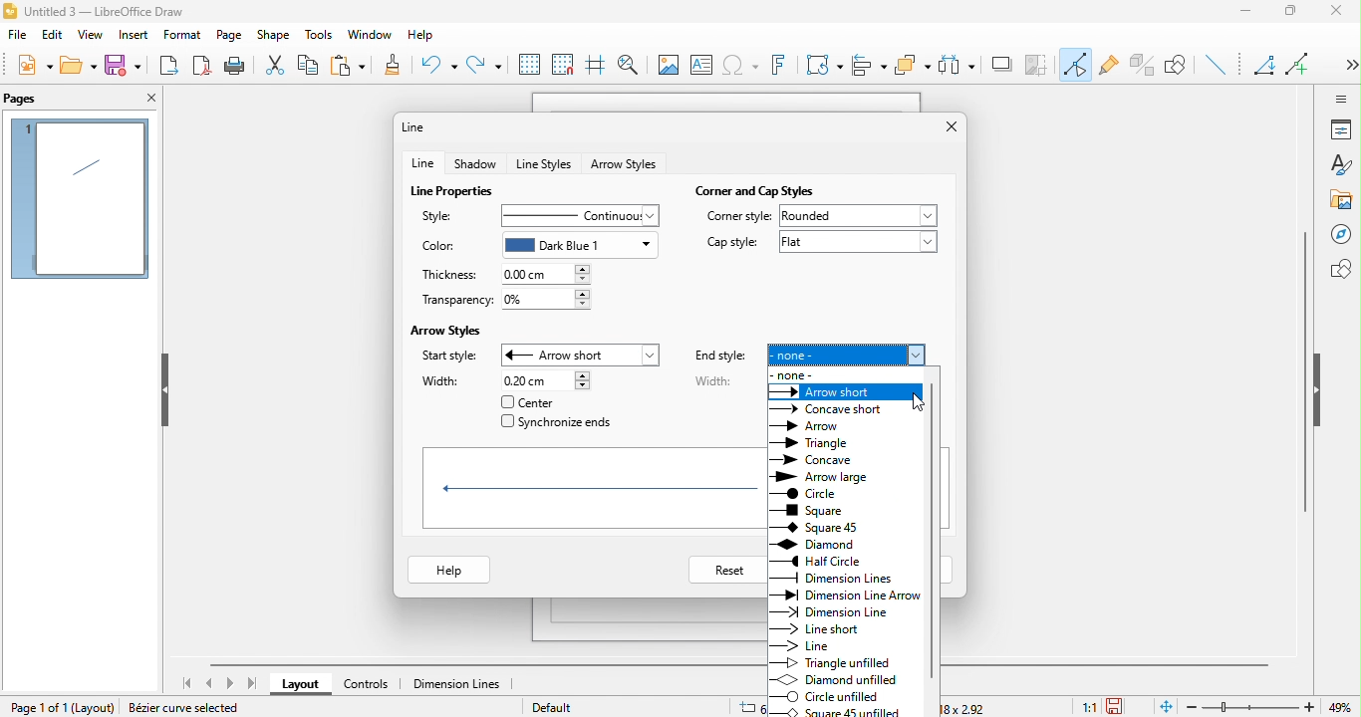 The height and width of the screenshot is (717, 1361). I want to click on font work text, so click(783, 69).